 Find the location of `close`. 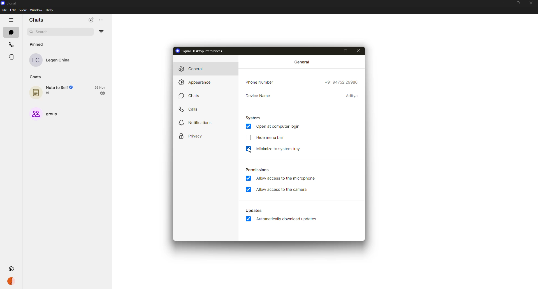

close is located at coordinates (360, 51).